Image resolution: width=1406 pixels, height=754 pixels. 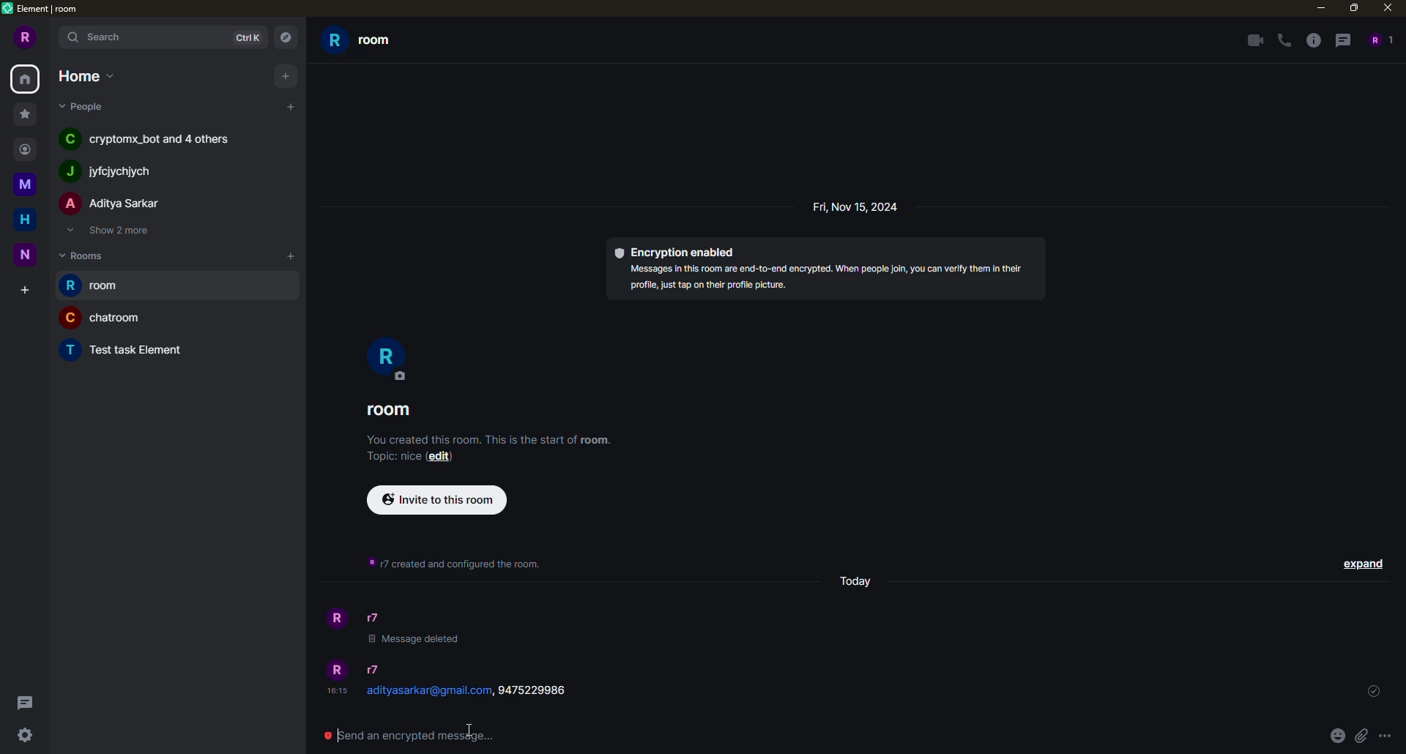 What do you see at coordinates (337, 668) in the screenshot?
I see `profile` at bounding box center [337, 668].